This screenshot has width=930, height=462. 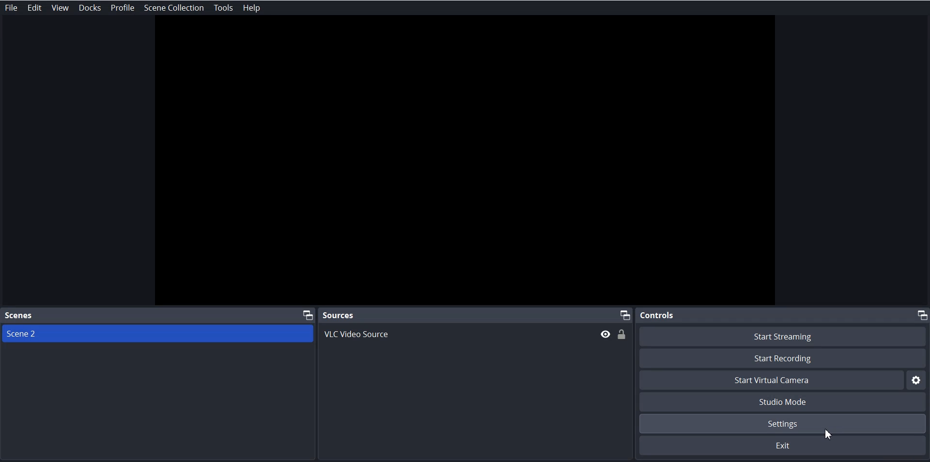 What do you see at coordinates (771, 380) in the screenshot?
I see `Start Virtual Camera` at bounding box center [771, 380].